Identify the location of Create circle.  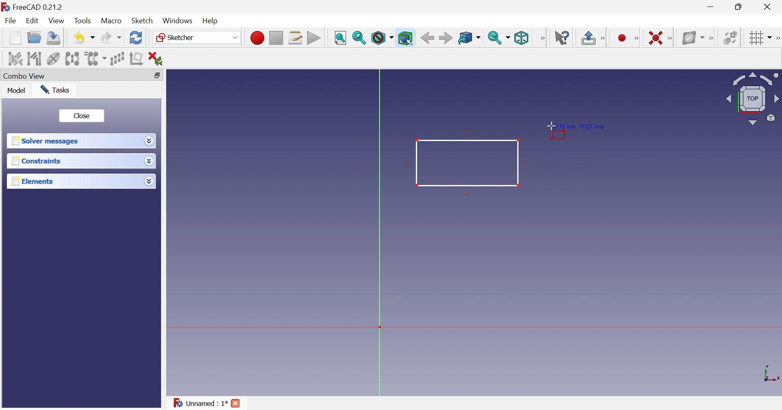
(622, 38).